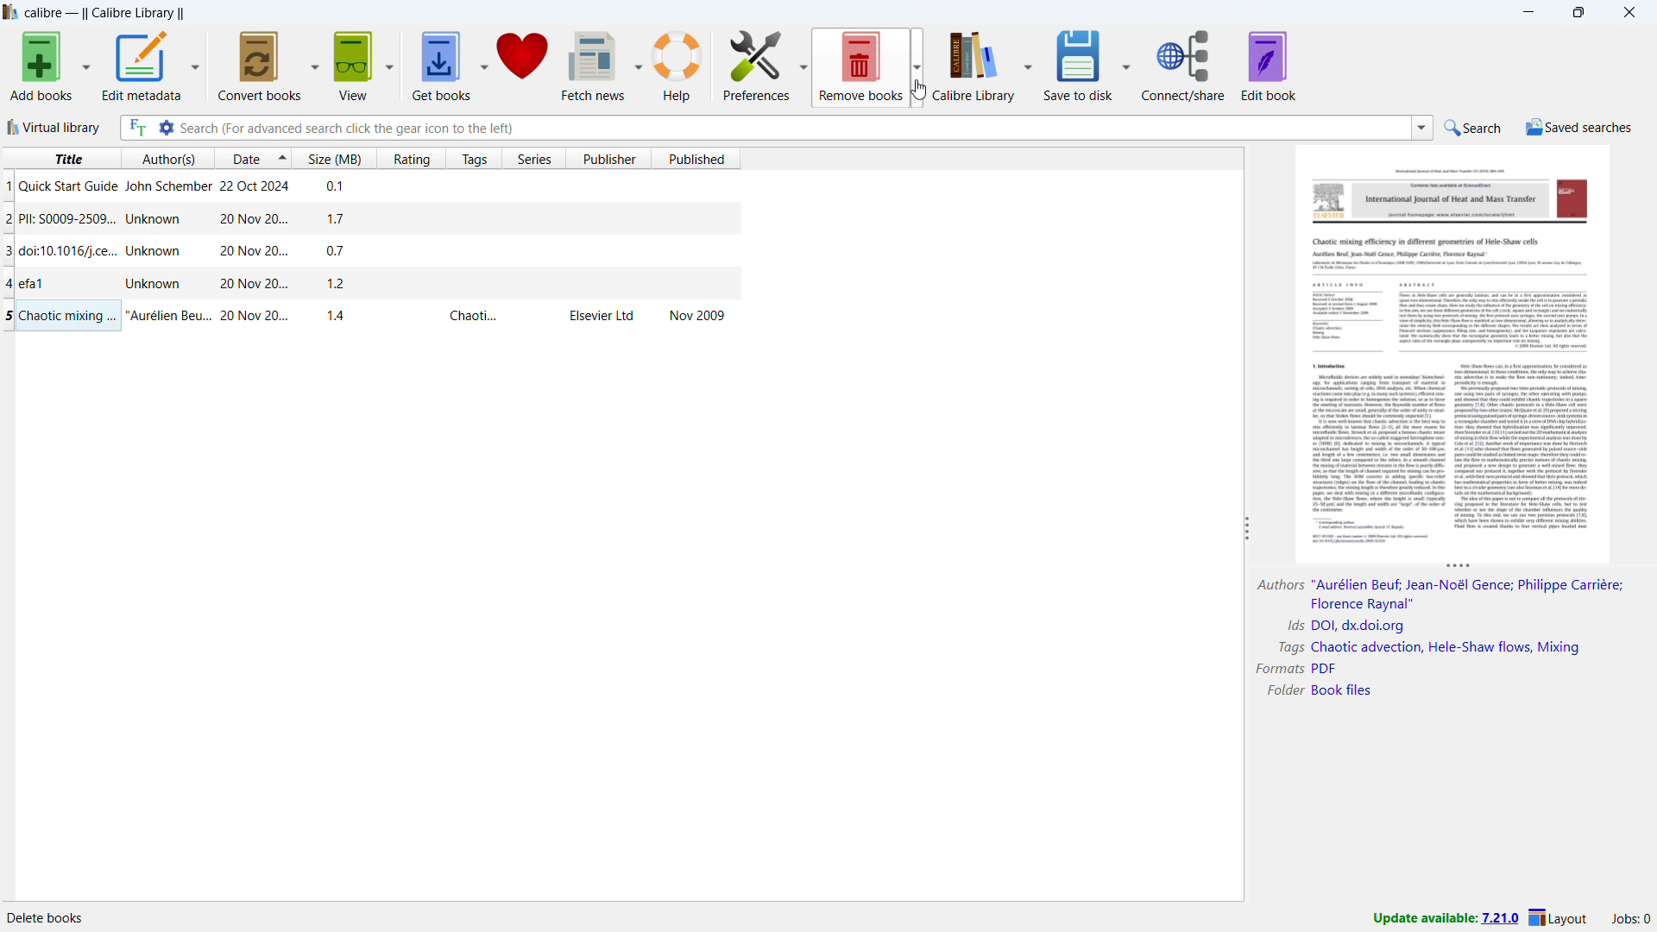  I want to click on view options, so click(389, 65).